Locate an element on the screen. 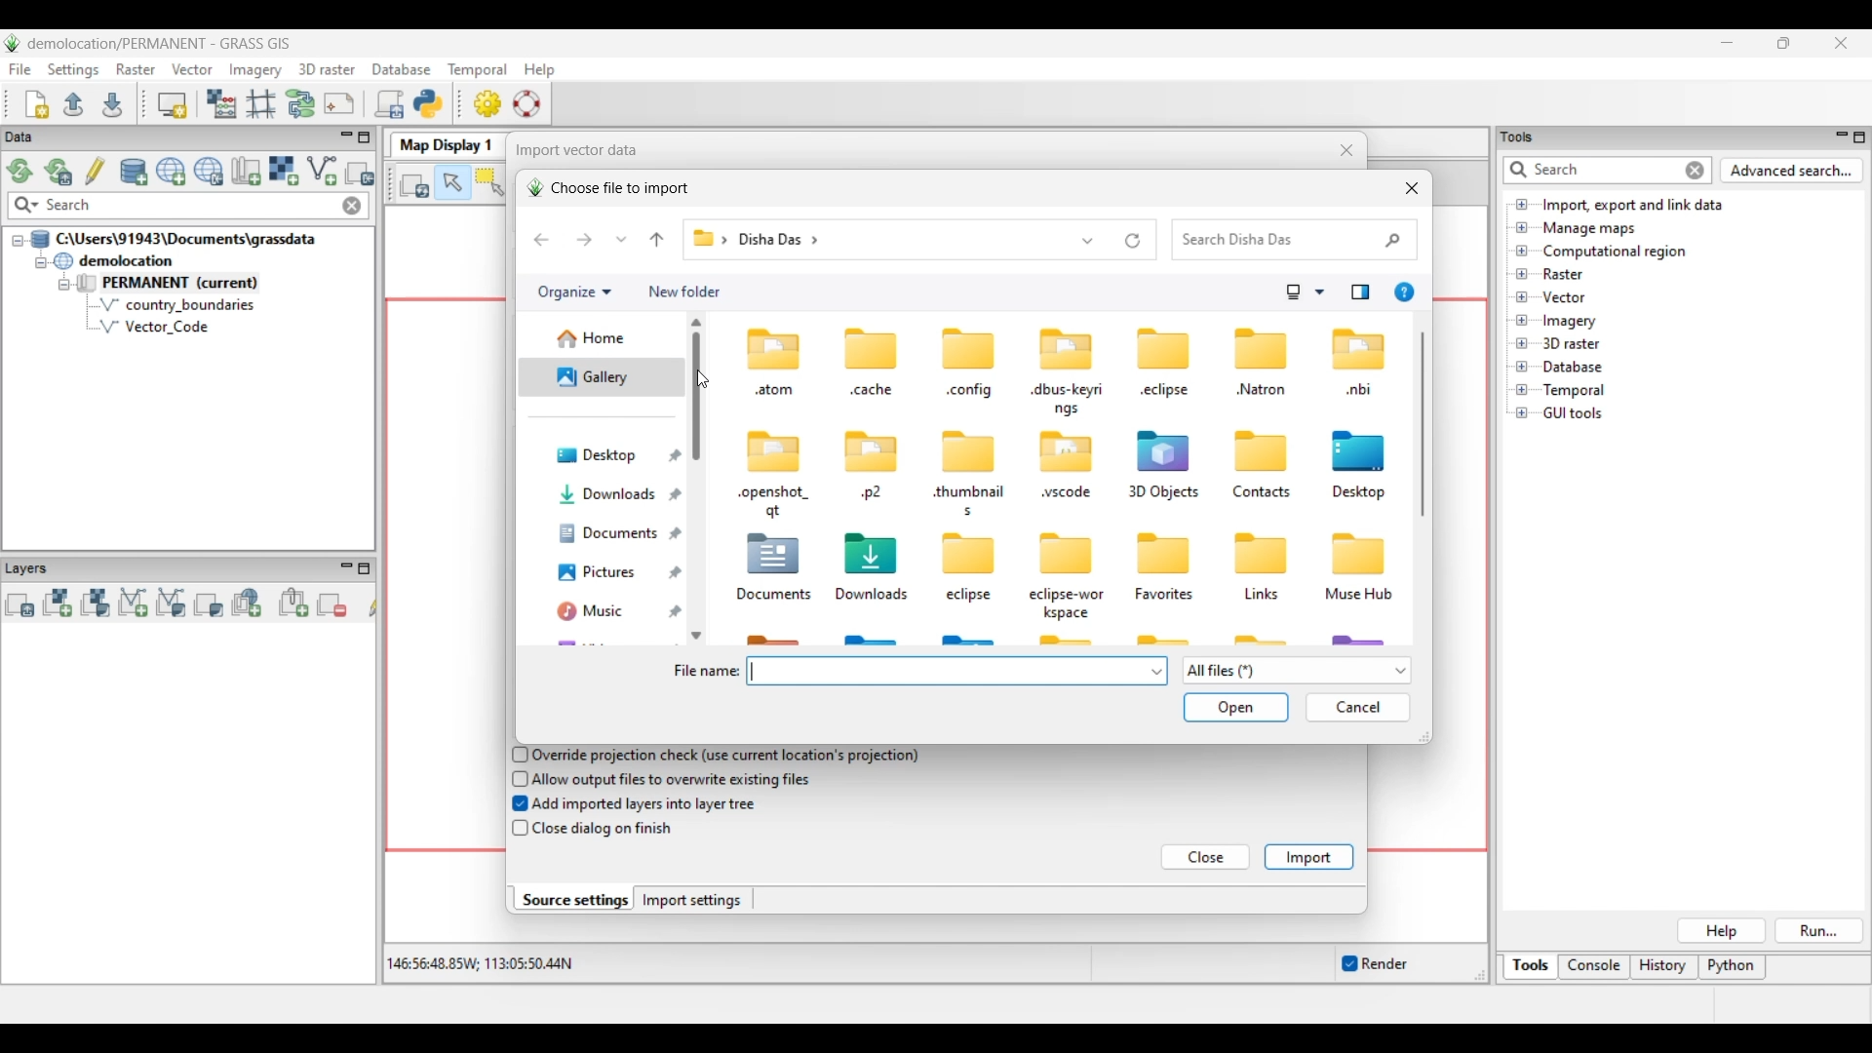 The width and height of the screenshot is (1872, 1053). Open a simple python code editor is located at coordinates (428, 103).